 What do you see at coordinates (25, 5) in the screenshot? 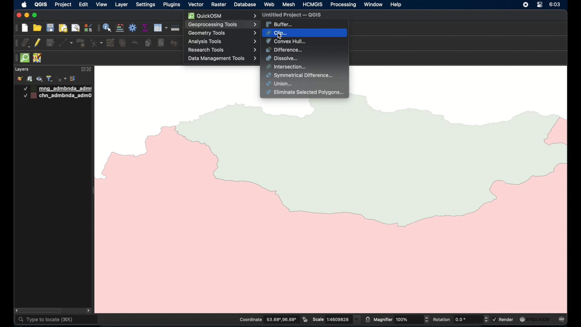
I see `apple icon` at bounding box center [25, 5].